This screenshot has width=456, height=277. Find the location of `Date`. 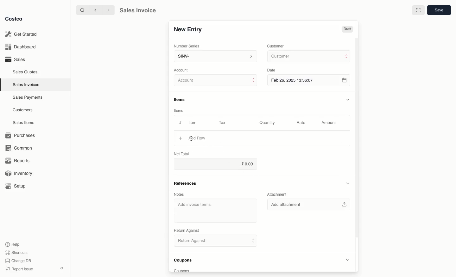

Date is located at coordinates (273, 70).